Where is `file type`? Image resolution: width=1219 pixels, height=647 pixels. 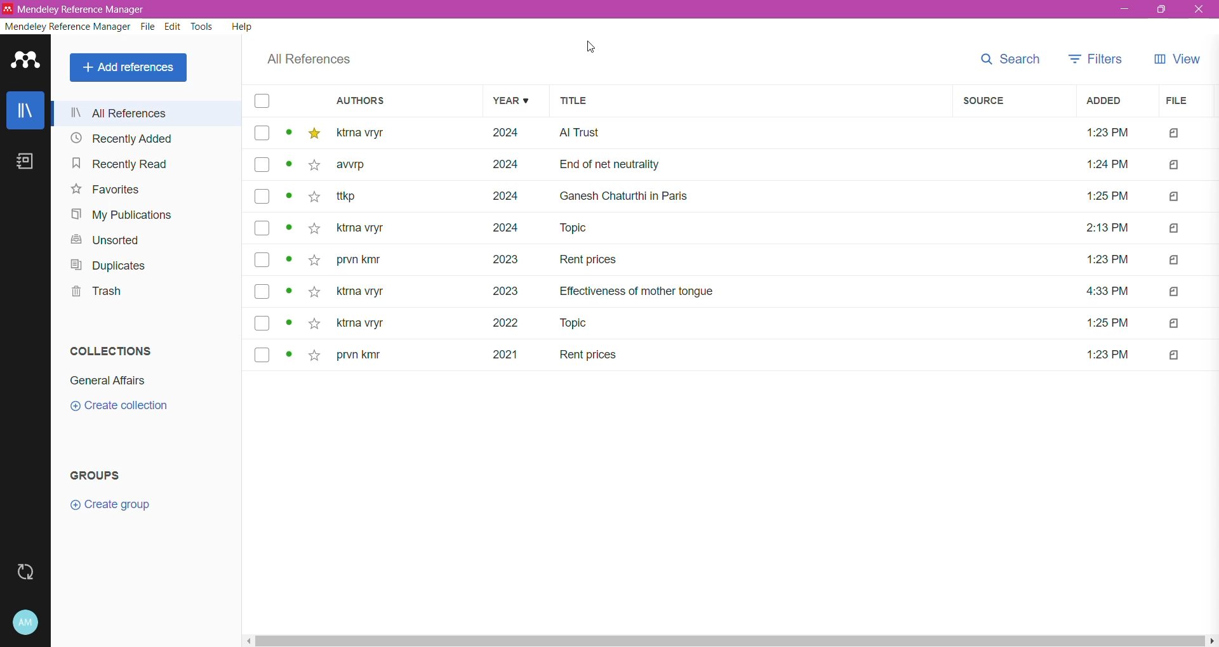
file type is located at coordinates (1176, 228).